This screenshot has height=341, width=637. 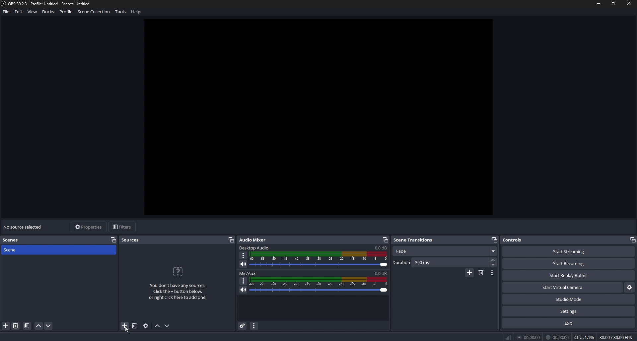 I want to click on file, so click(x=7, y=12).